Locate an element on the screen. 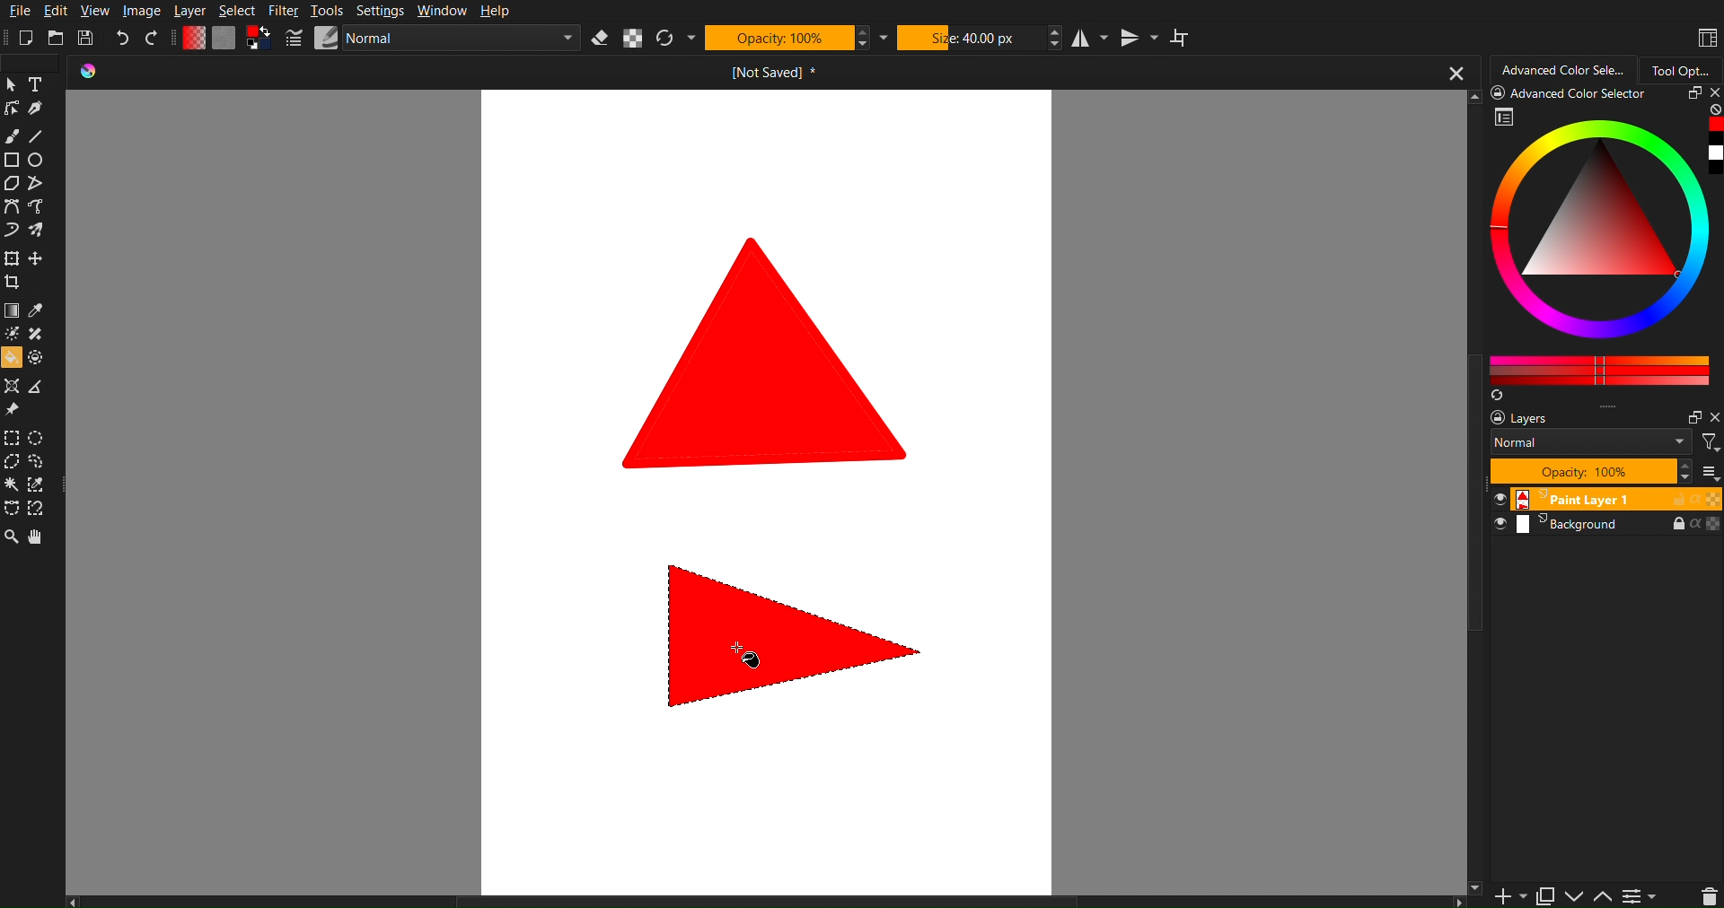 Image resolution: width=1724 pixels, height=908 pixels. Vertical Mirror is located at coordinates (1137, 39).